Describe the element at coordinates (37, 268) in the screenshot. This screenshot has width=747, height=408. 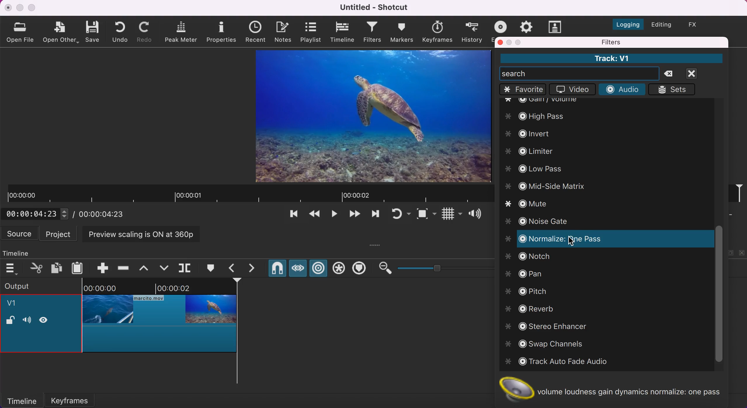
I see `cut` at that location.